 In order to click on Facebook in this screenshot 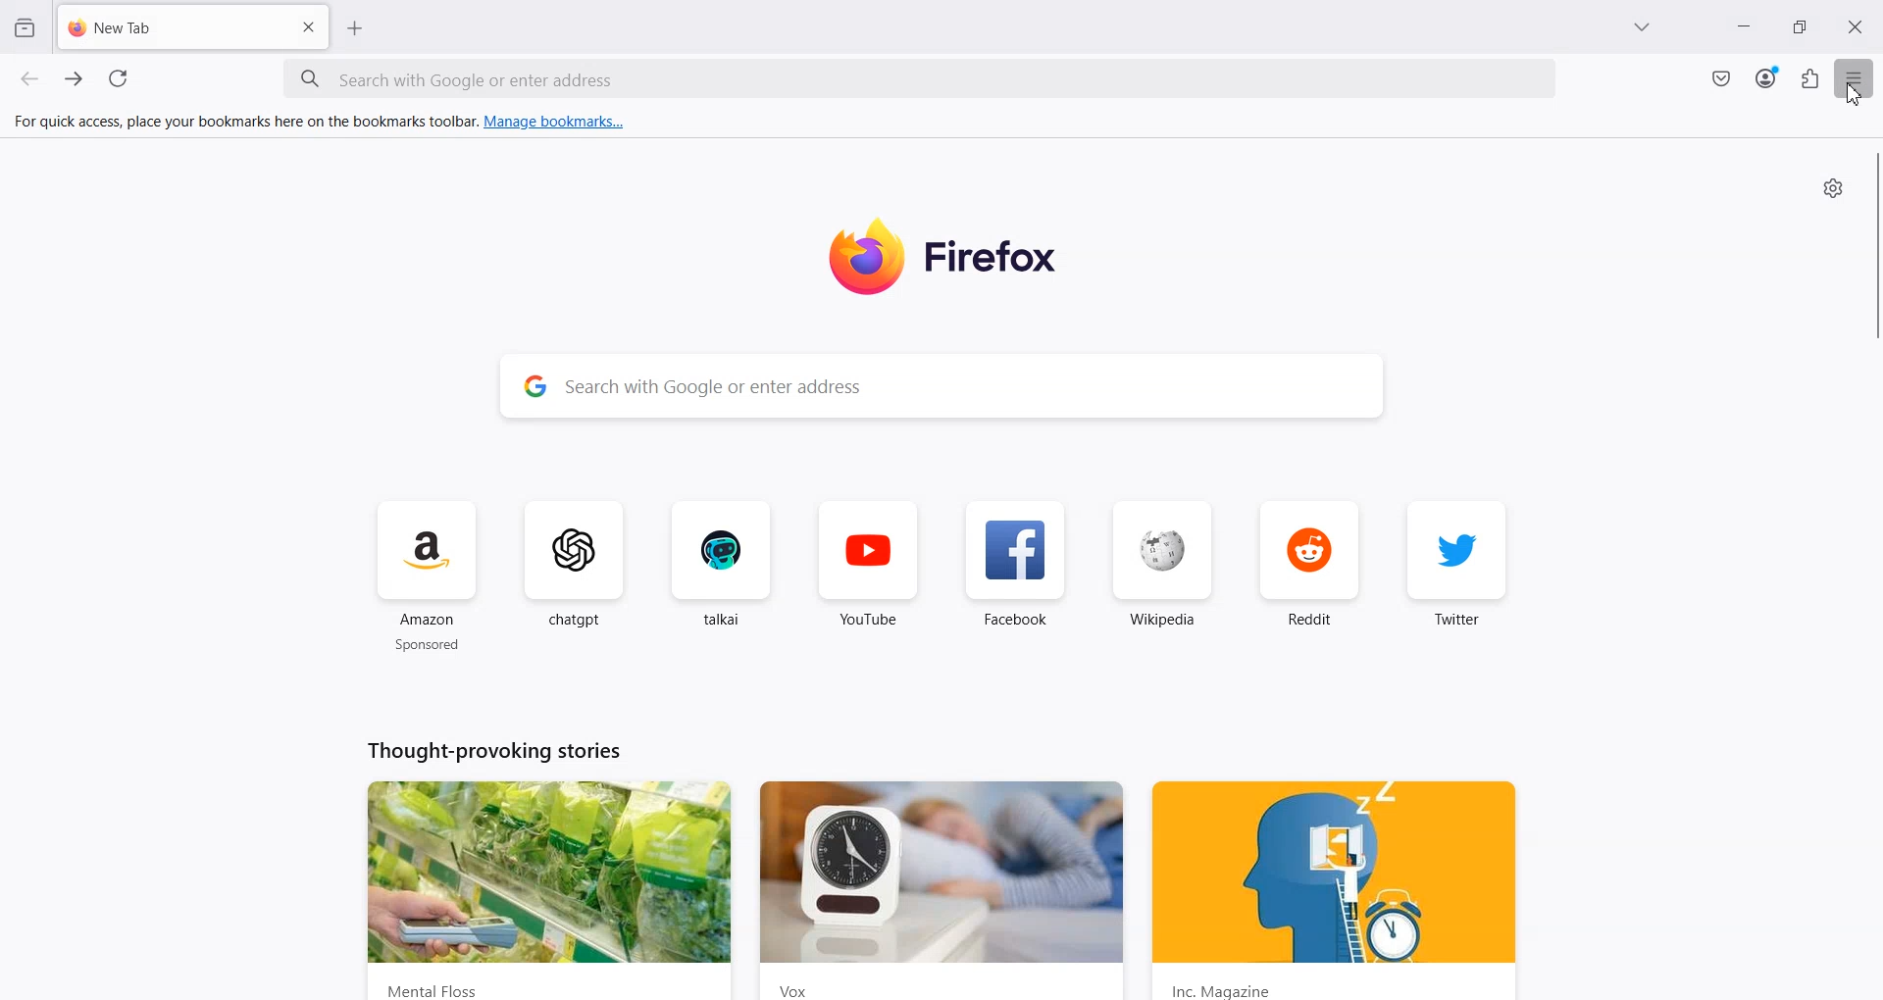, I will do `click(1015, 577)`.